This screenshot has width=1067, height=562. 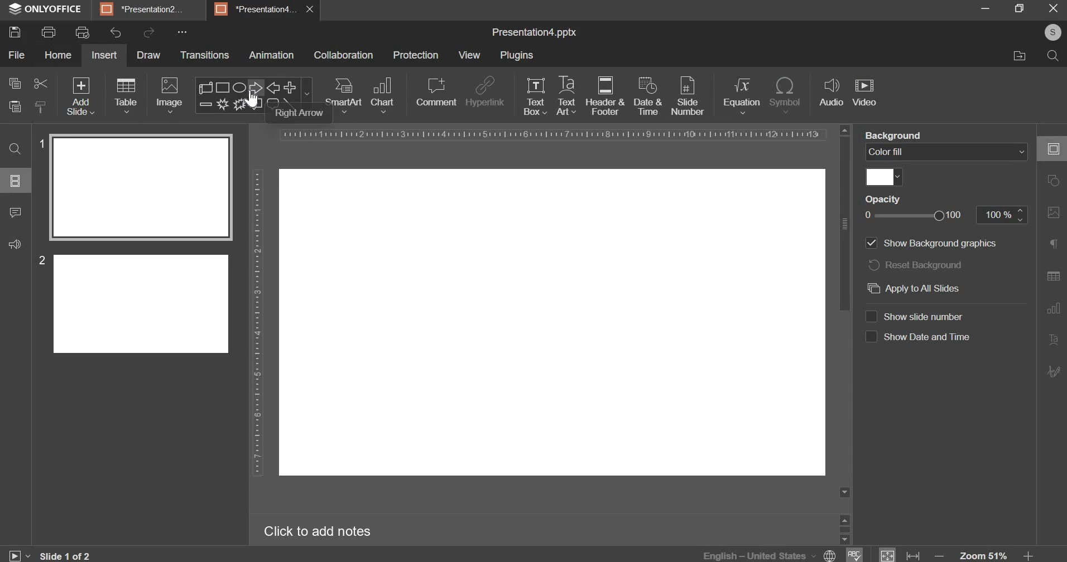 What do you see at coordinates (271, 56) in the screenshot?
I see `animation` at bounding box center [271, 56].